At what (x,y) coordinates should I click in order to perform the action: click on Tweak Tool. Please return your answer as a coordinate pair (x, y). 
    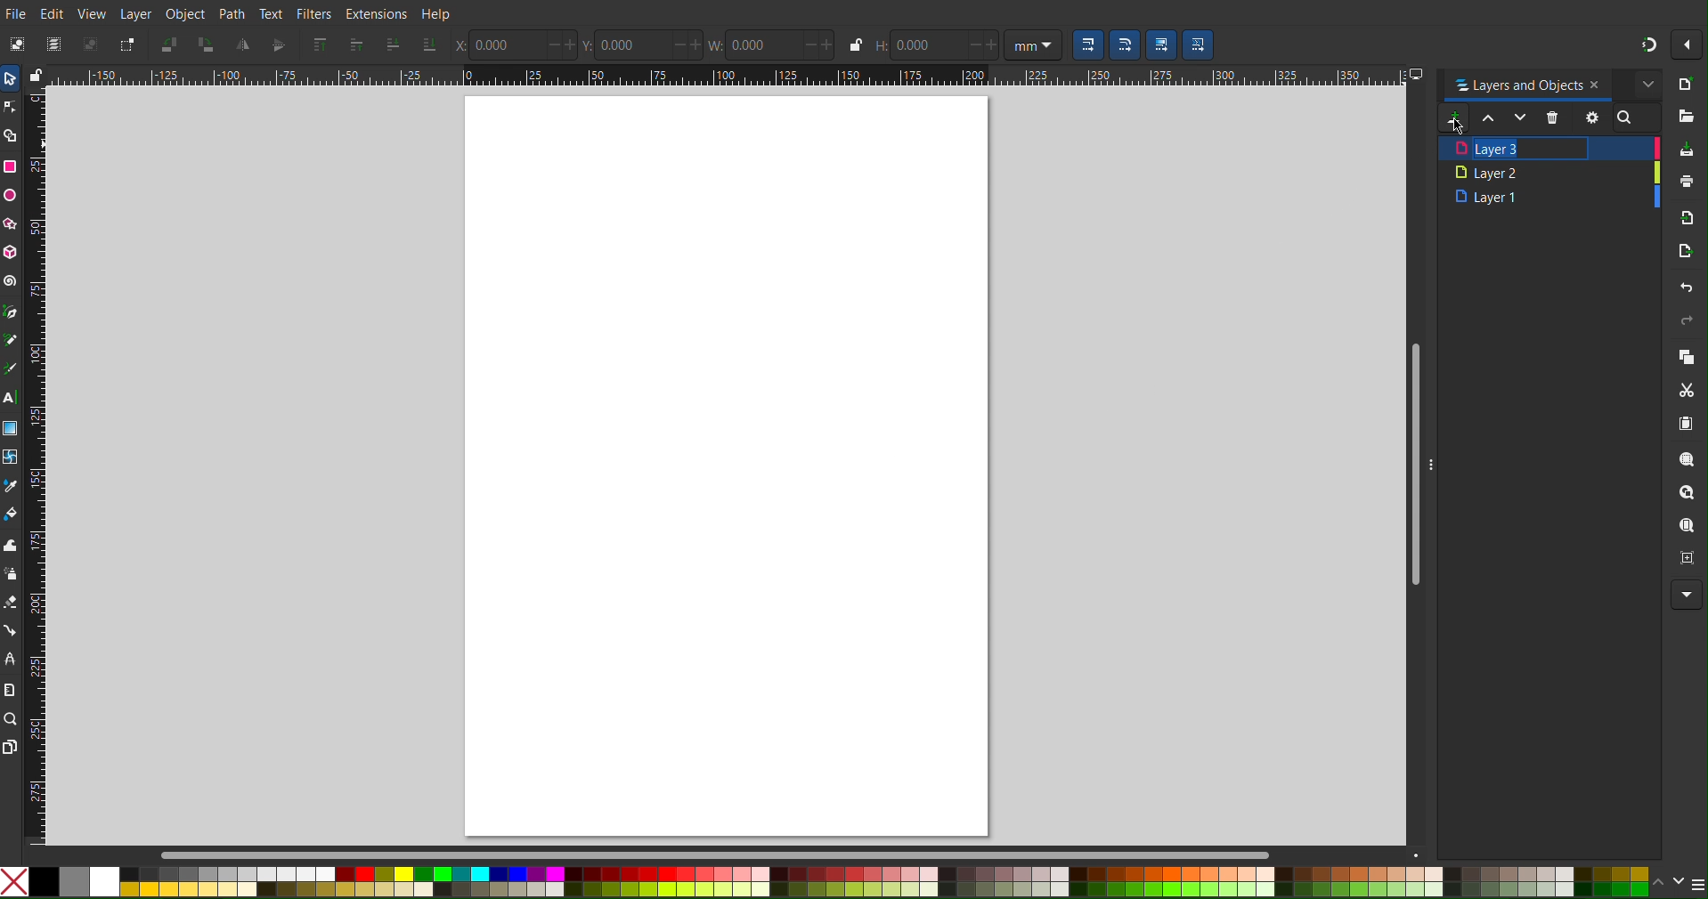
    Looking at the image, I should click on (12, 544).